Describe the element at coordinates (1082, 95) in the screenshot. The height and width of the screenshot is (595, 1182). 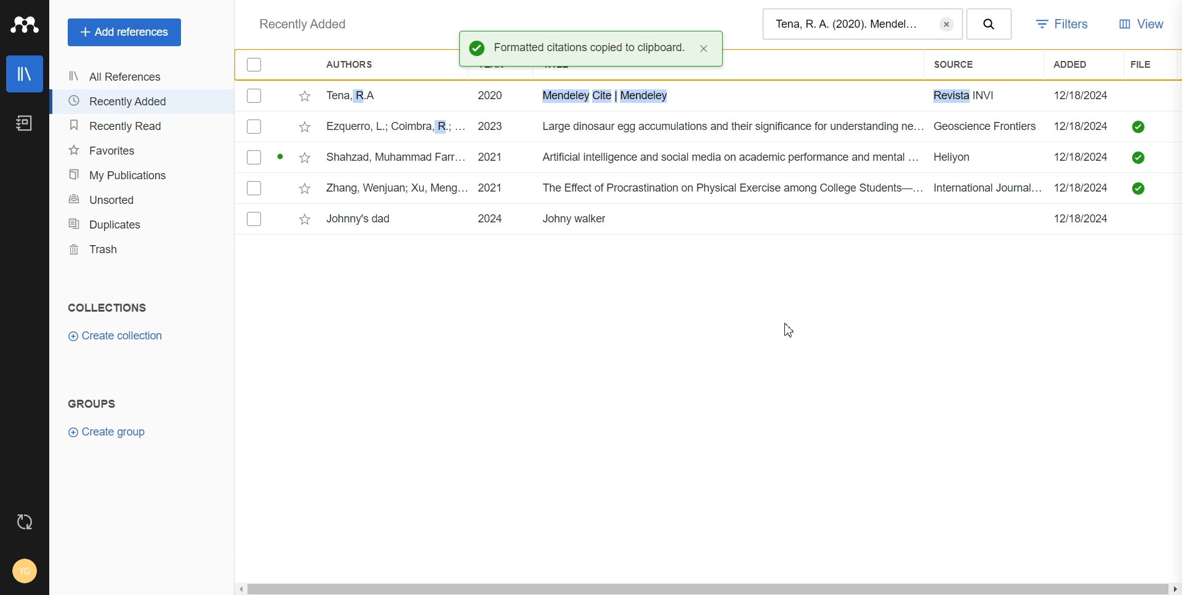
I see `12/18/2024` at that location.